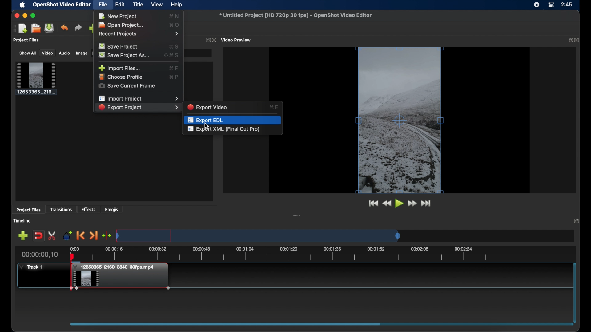 Image resolution: width=591 pixels, height=332 pixels. Describe the element at coordinates (27, 41) in the screenshot. I see `project files` at that location.